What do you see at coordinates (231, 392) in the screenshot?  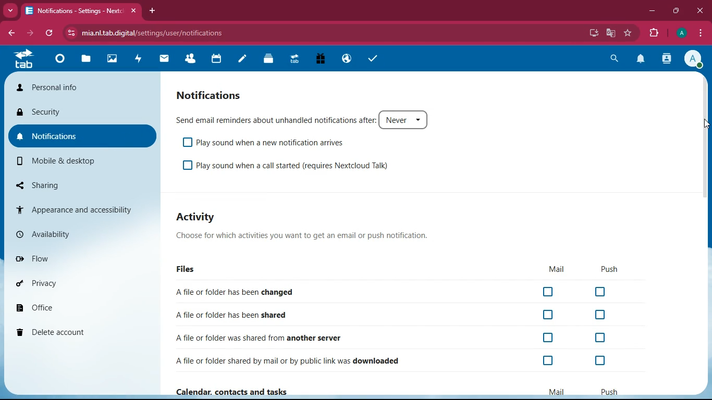 I see `Calender. contacts and tasks` at bounding box center [231, 392].